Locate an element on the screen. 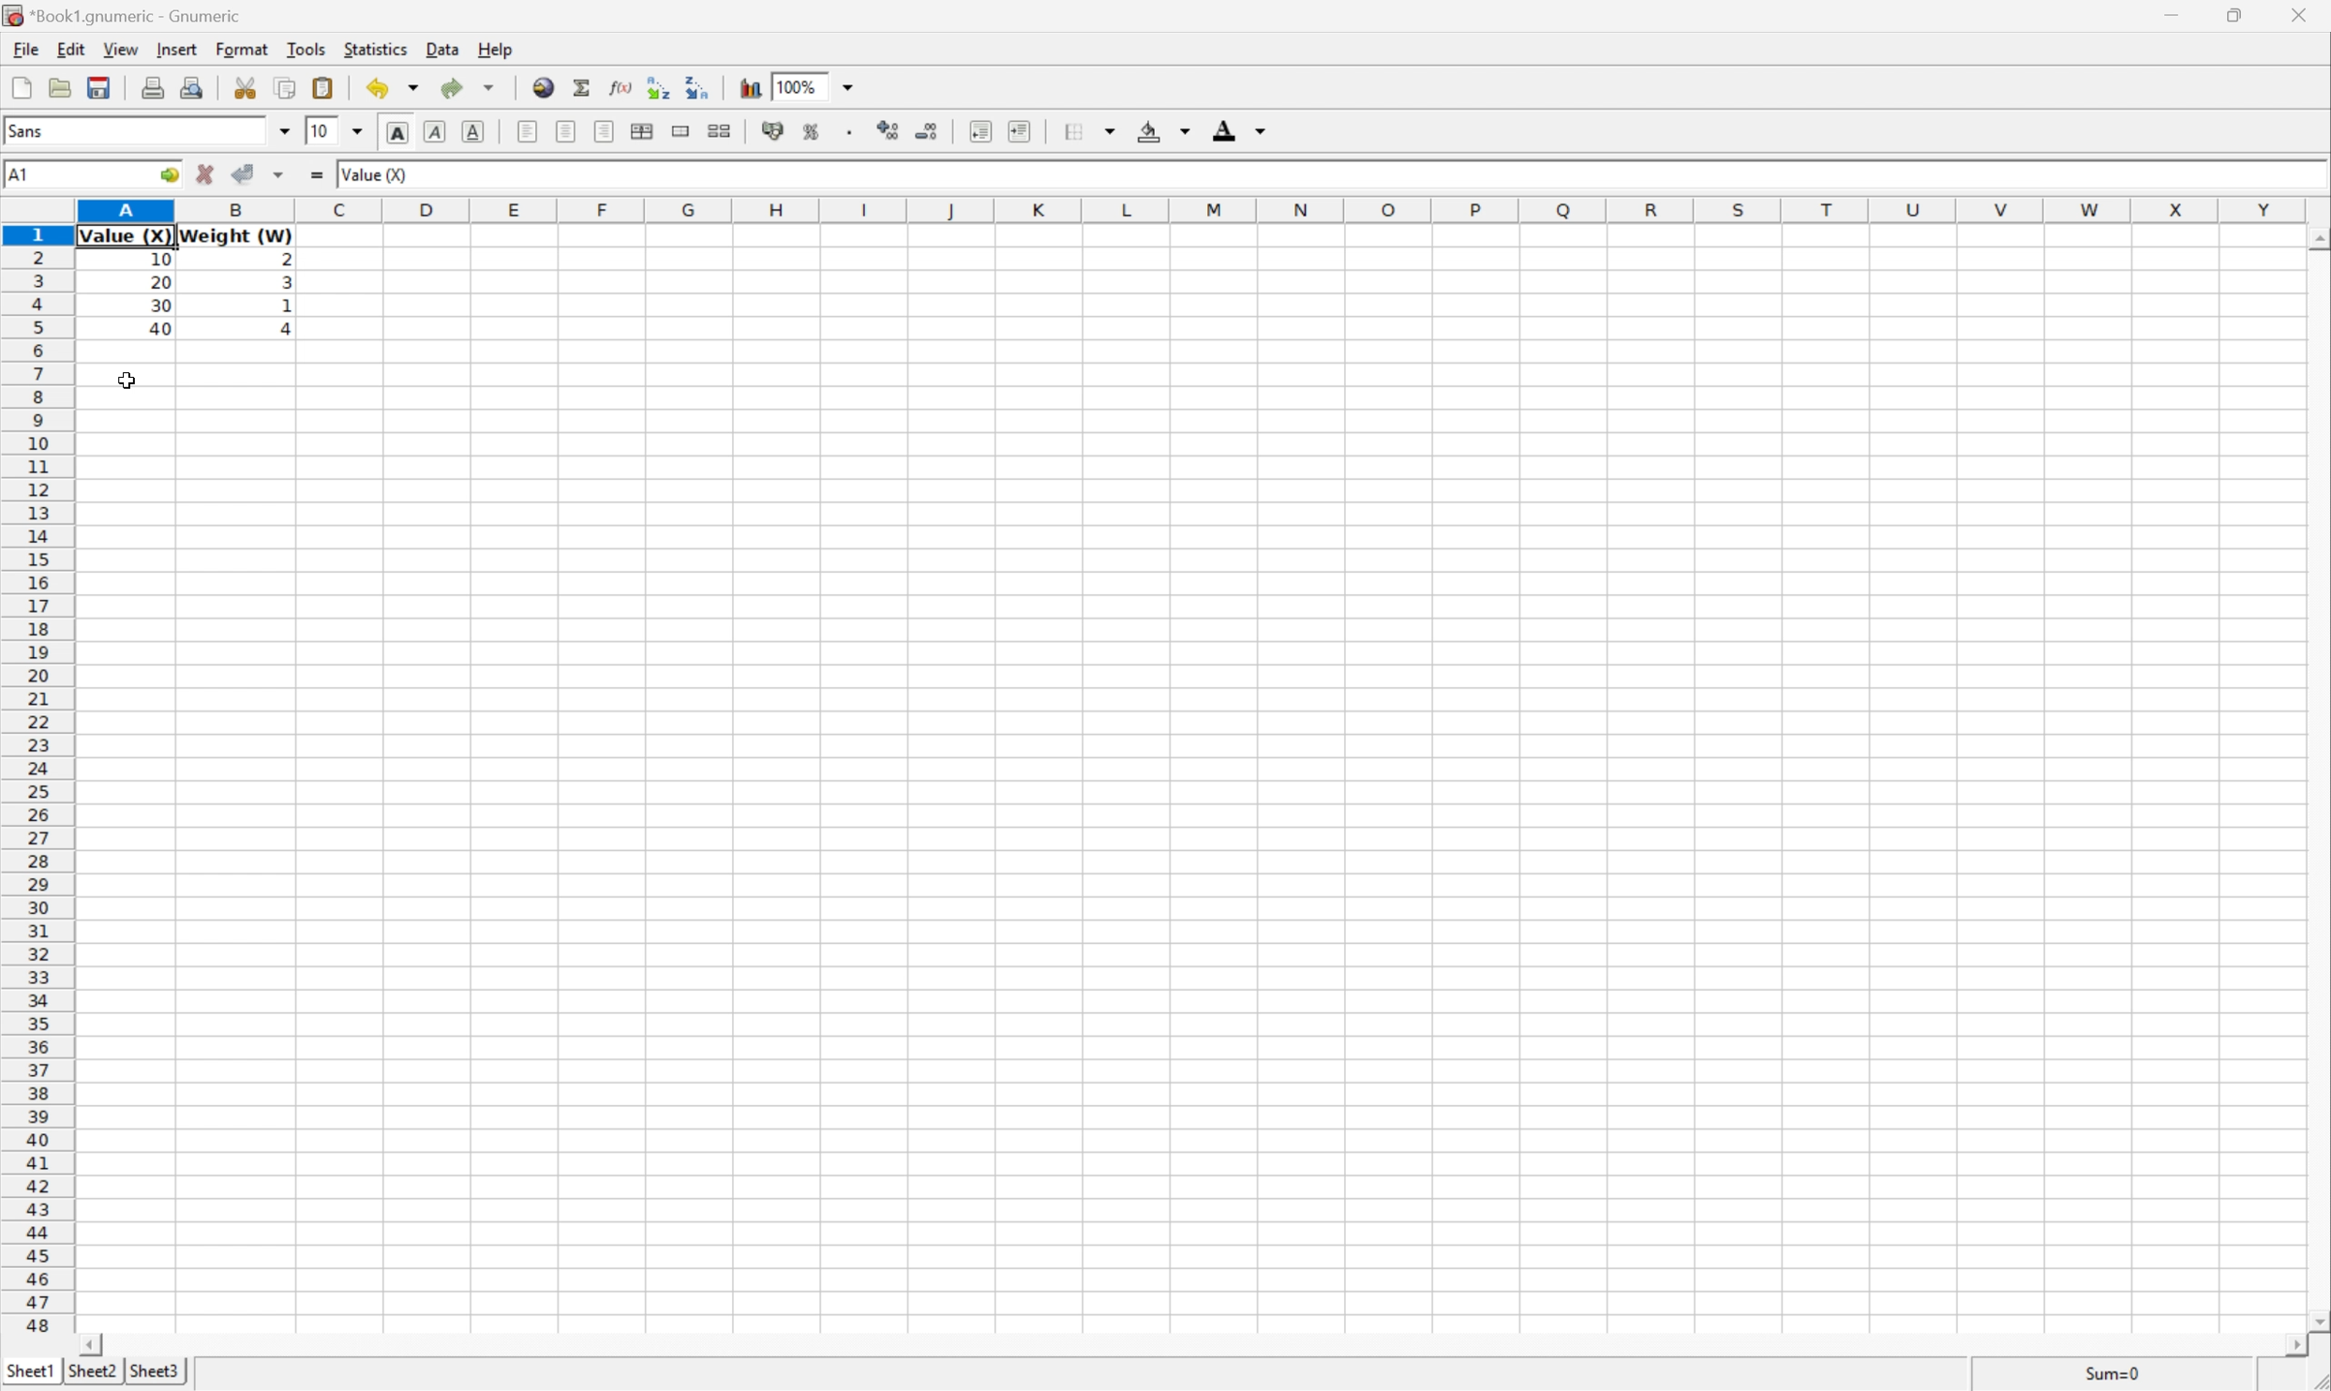 This screenshot has height=1391, width=2331. Insert is located at coordinates (178, 50).